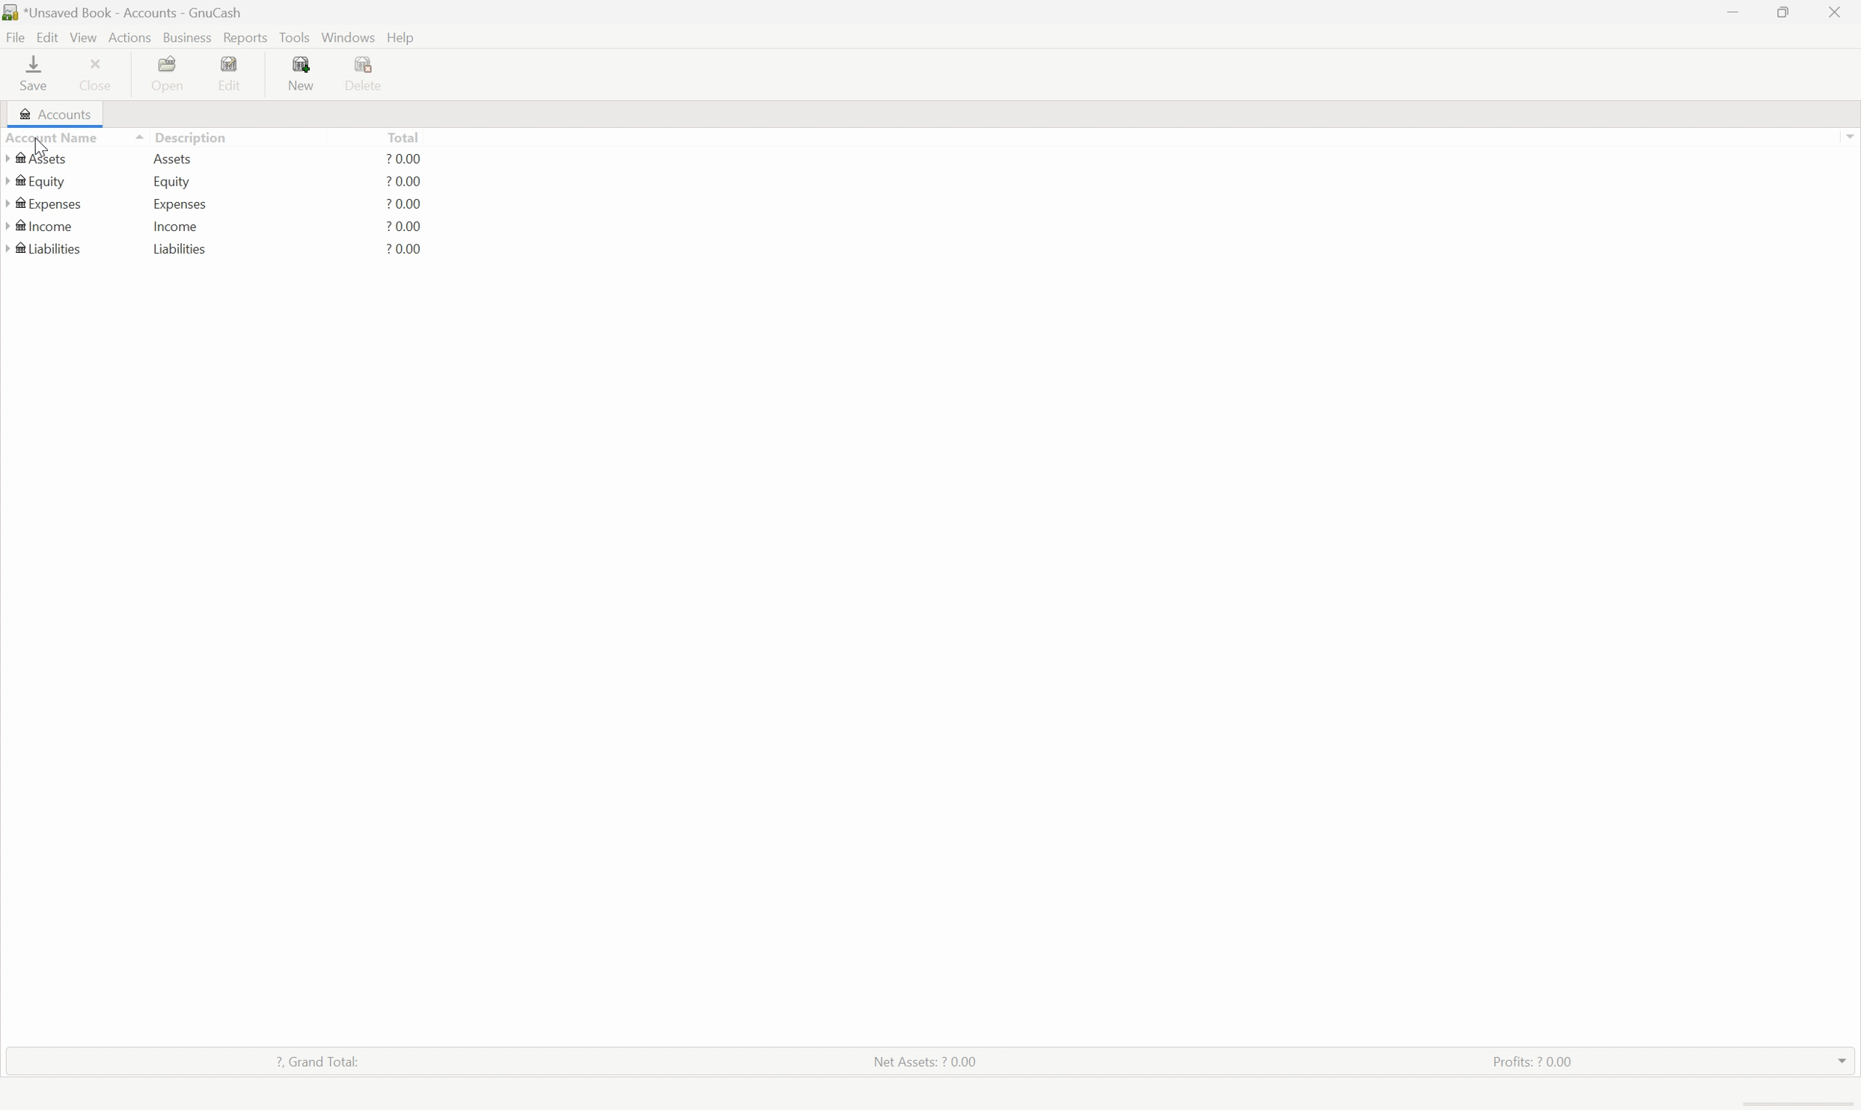 The width and height of the screenshot is (1861, 1110). What do you see at coordinates (1838, 1061) in the screenshot?
I see `drop down` at bounding box center [1838, 1061].